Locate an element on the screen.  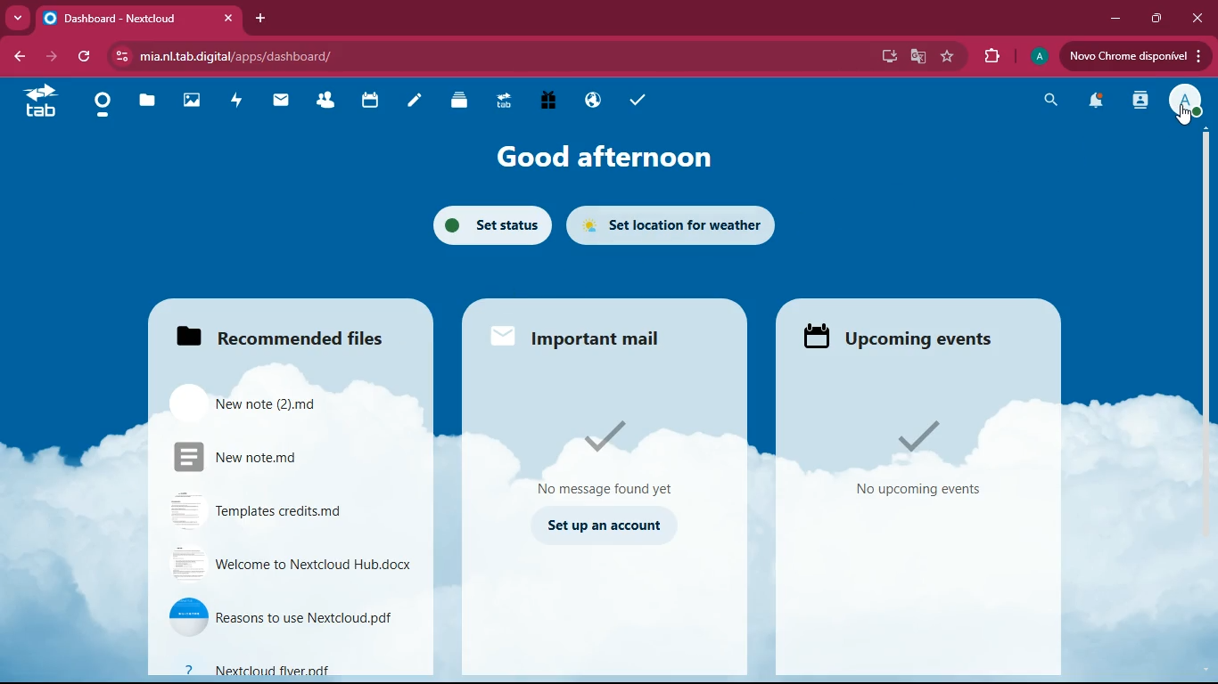
forward is located at coordinates (45, 57).